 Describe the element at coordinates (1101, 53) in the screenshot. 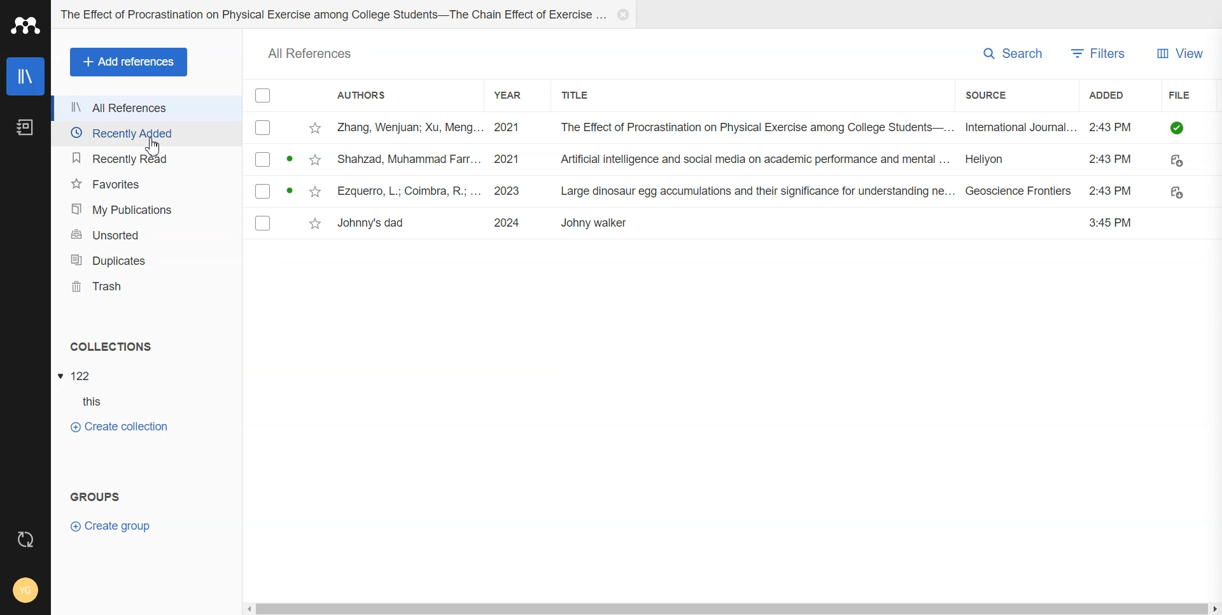

I see `Filter` at that location.